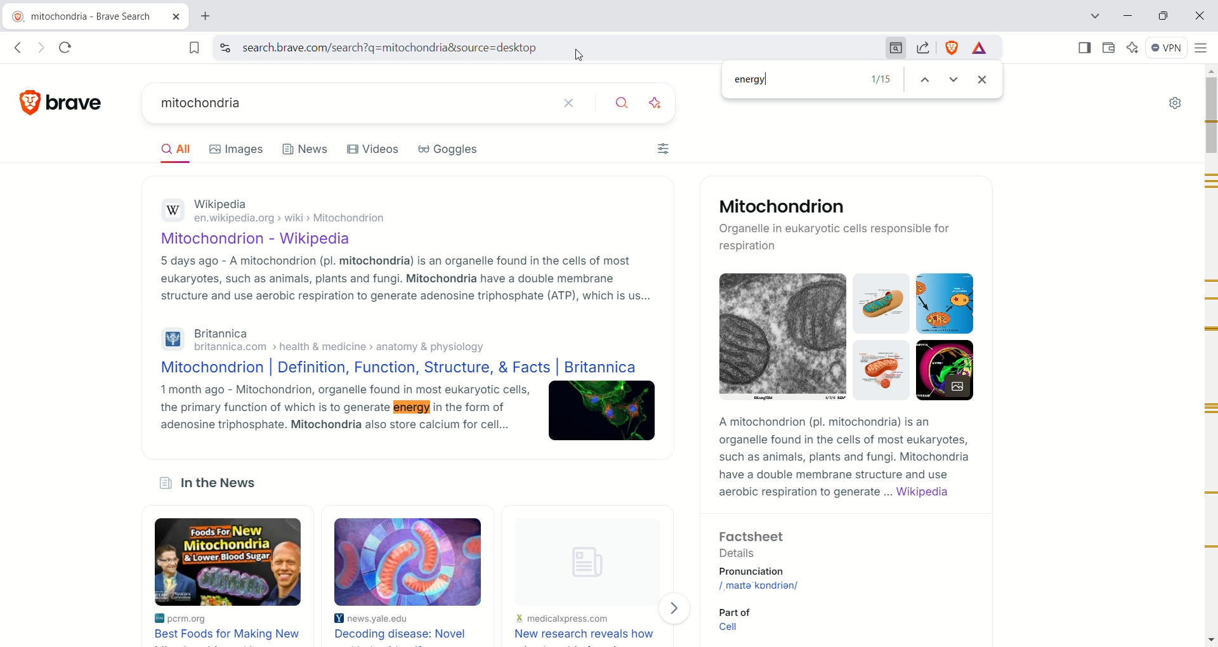 The width and height of the screenshot is (1218, 647). Describe the element at coordinates (349, 103) in the screenshot. I see `mitochondria` at that location.